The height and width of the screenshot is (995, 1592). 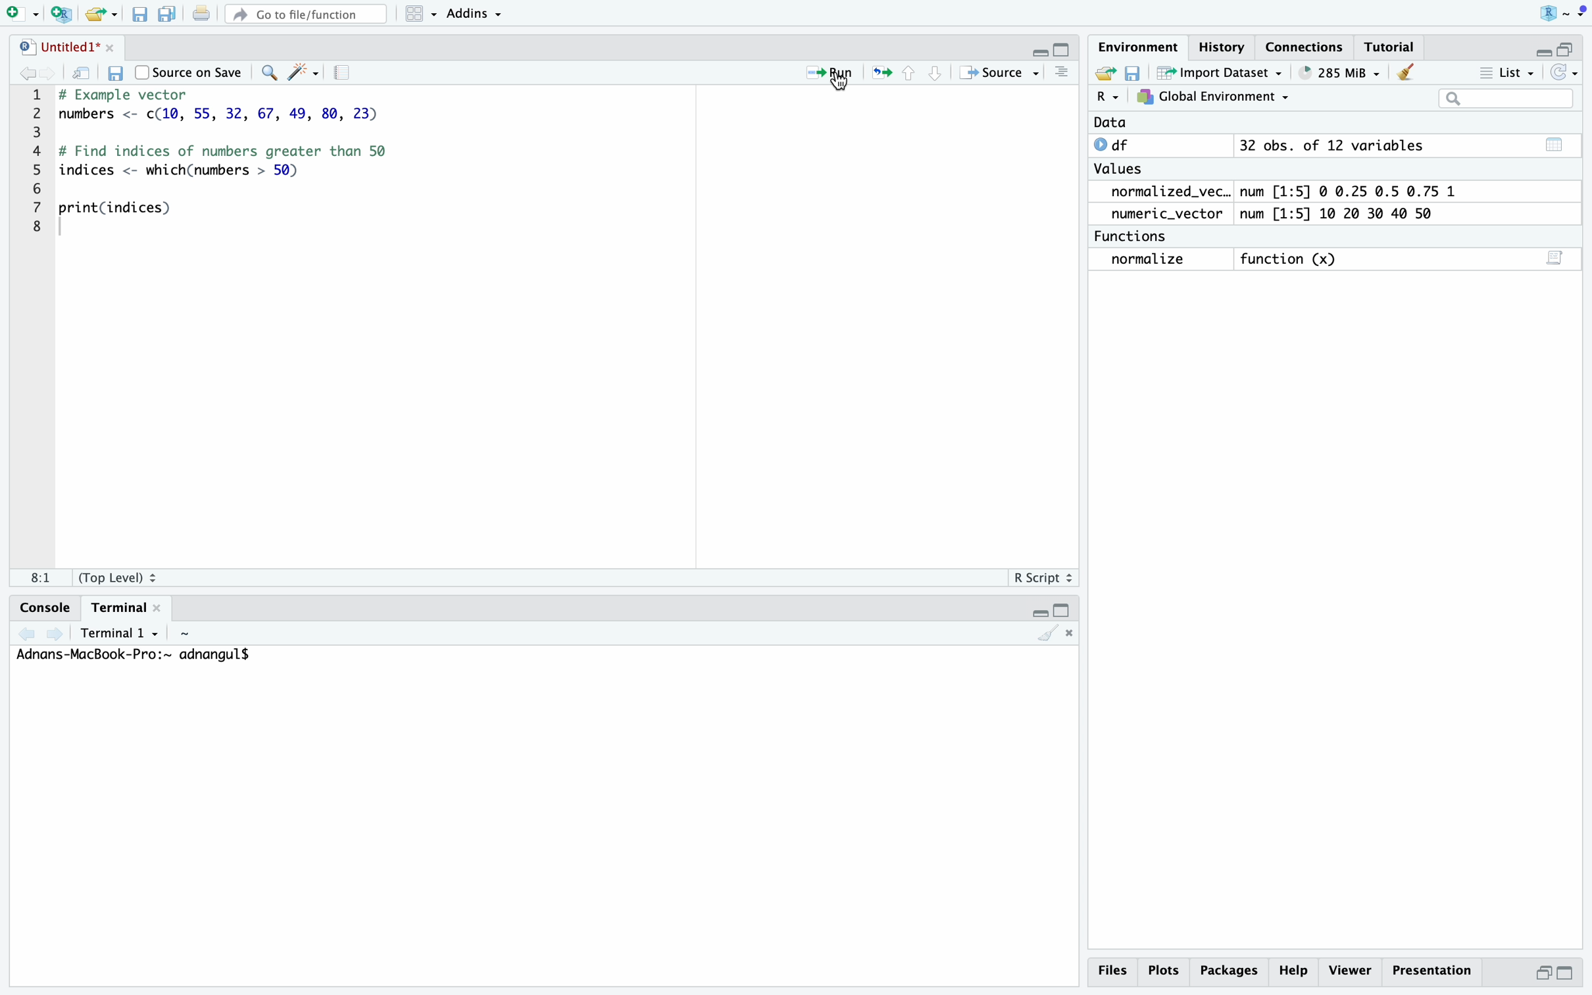 I want to click on maximise, so click(x=1566, y=973).